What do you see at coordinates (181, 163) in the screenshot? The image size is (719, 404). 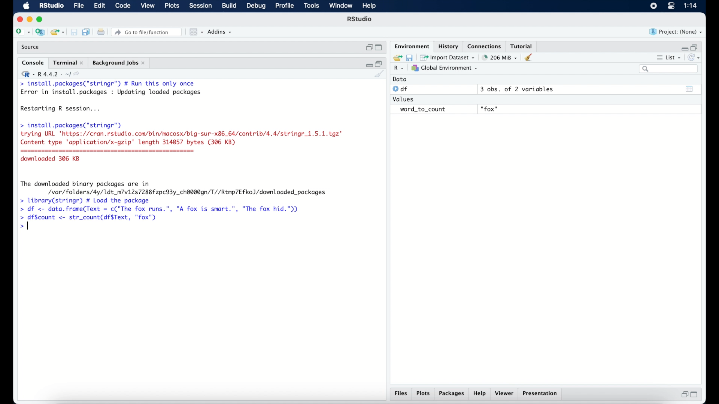 I see `> install.packages("stringr")

trying URL 'https://cran.rstudio.com/bin/macosx/big-sur-x86_64/contrib/4.4/stringr_1.5.1.tgz"

Content type application/x-gzip' length 314057 bytes (306 KB)

downloaded 306 KB

The downloaded binary packages are in
/var/folders/4y/1dt_m7v12s7288fzpc93y_ch@@0dgn/T//Rtmp7Efko)/downloaded_packages

> library(stringr) # Load the package]` at bounding box center [181, 163].